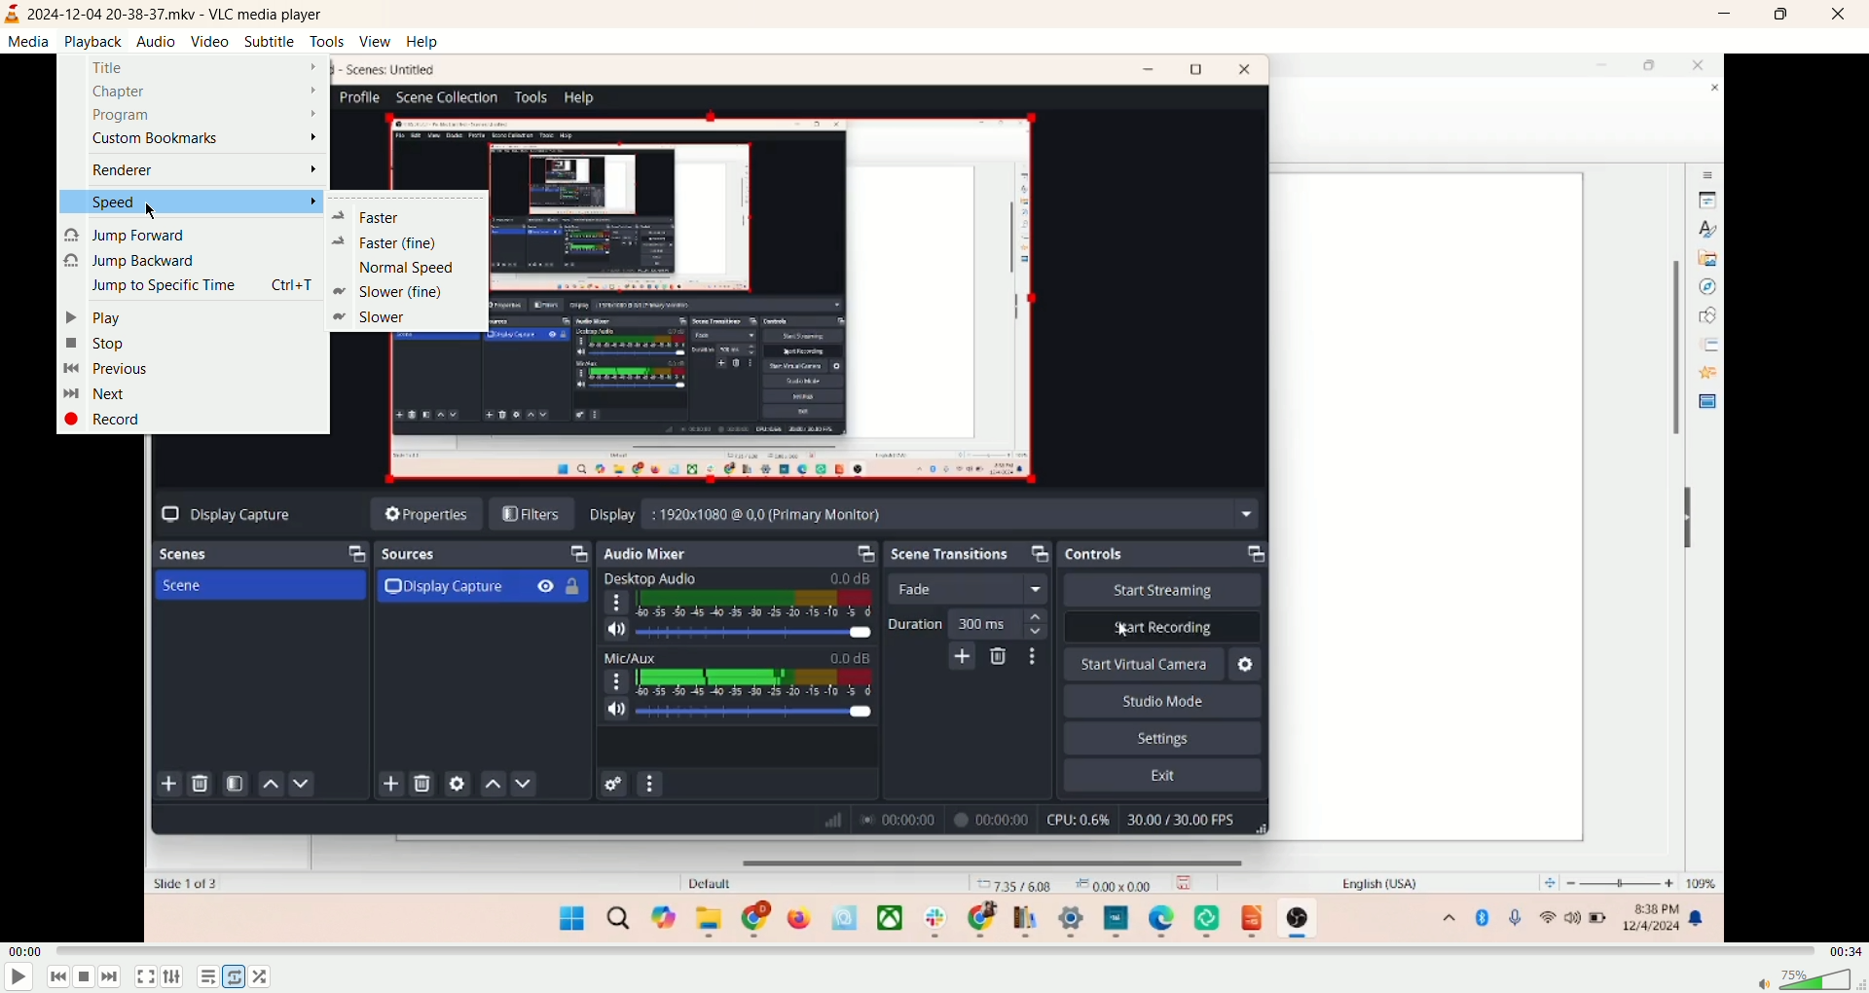 This screenshot has width=1869, height=993. Describe the element at coordinates (19, 979) in the screenshot. I see `play/pause` at that location.